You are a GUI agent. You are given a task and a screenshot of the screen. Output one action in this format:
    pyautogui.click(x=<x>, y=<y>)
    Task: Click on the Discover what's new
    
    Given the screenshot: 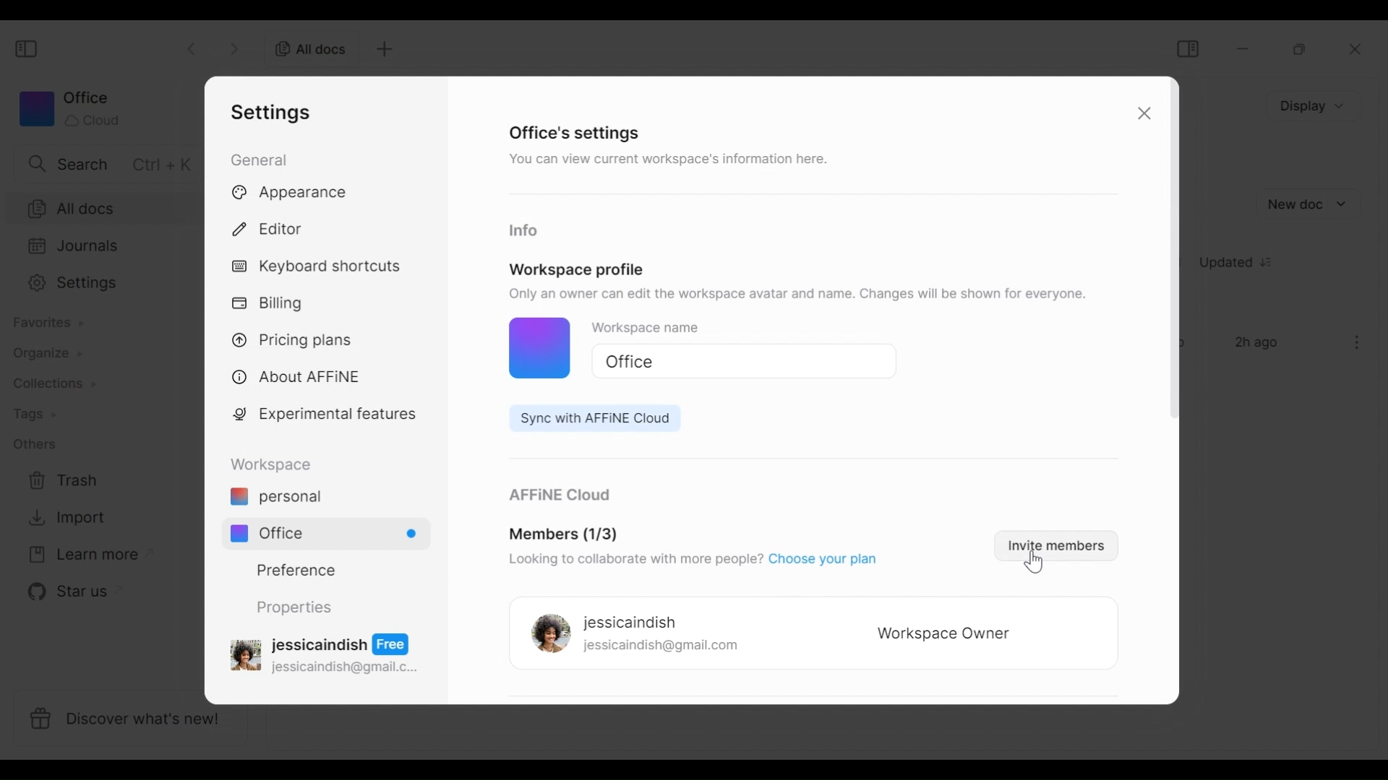 What is the action you would take?
    pyautogui.click(x=136, y=721)
    